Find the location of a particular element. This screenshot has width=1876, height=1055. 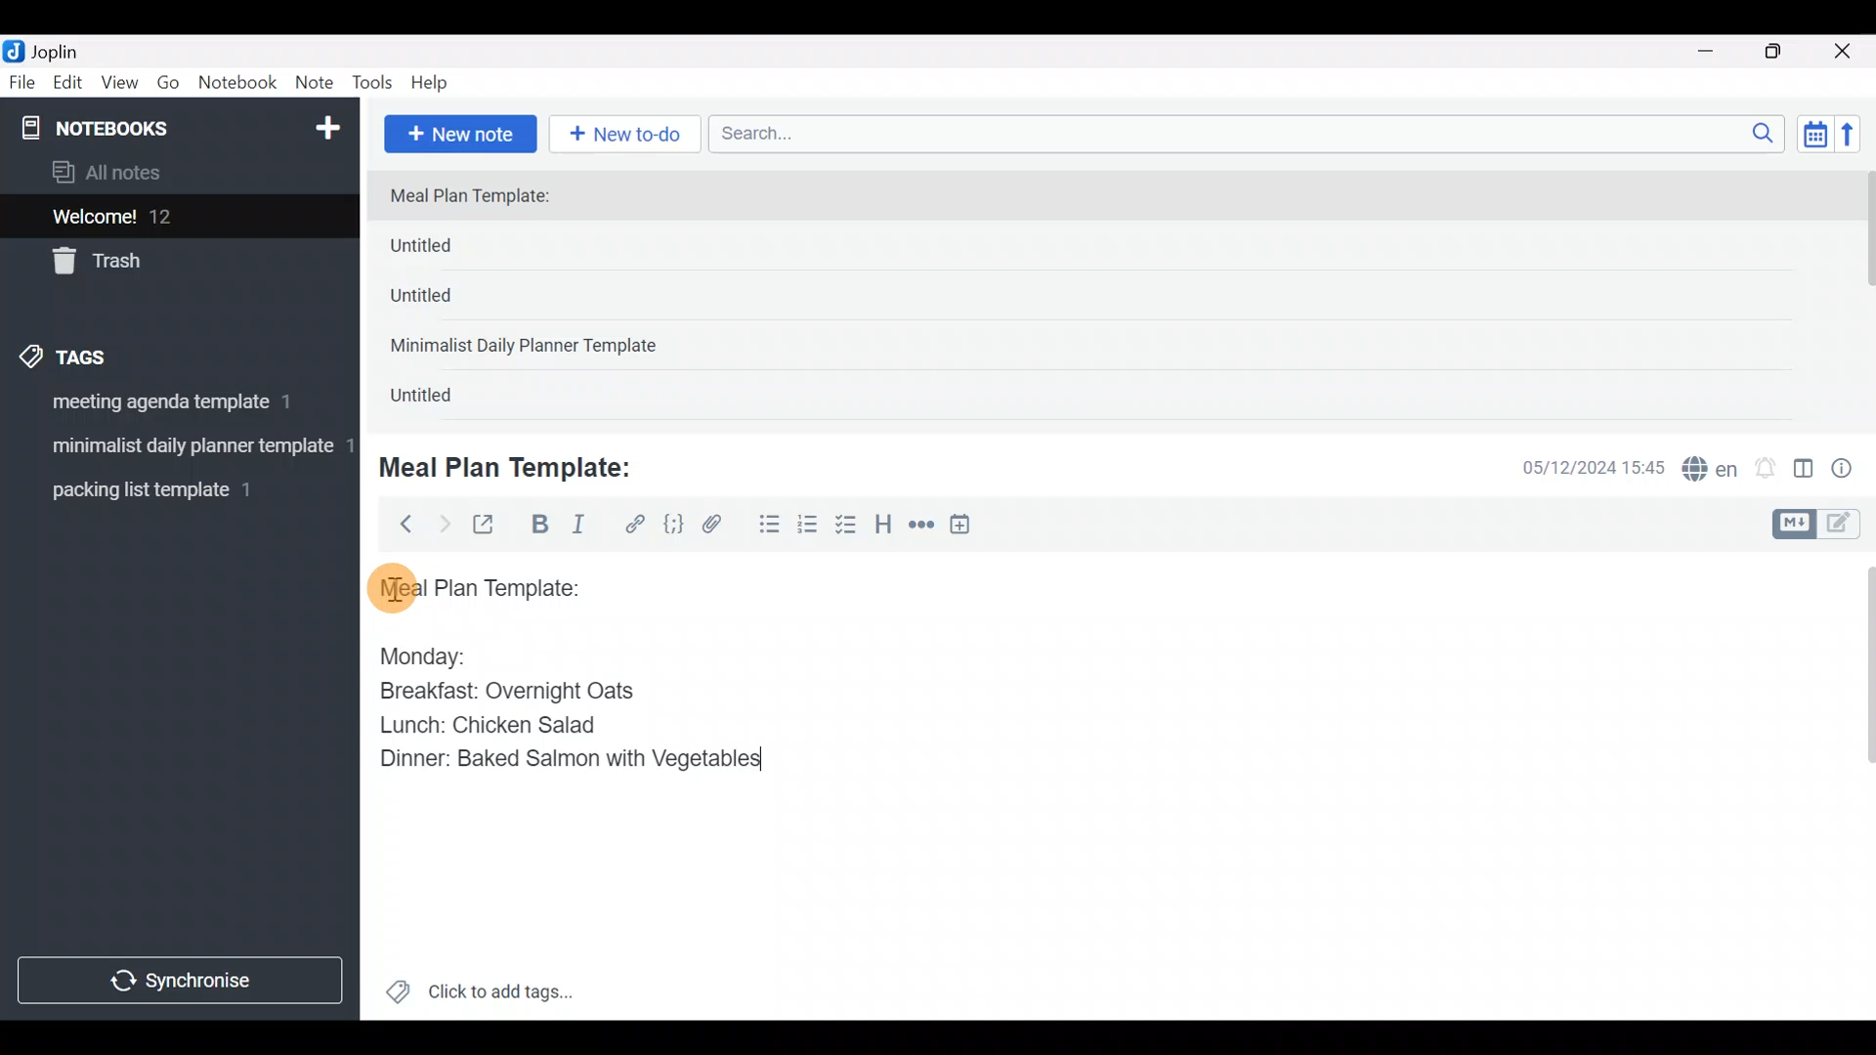

Toggle external editing is located at coordinates (490, 526).